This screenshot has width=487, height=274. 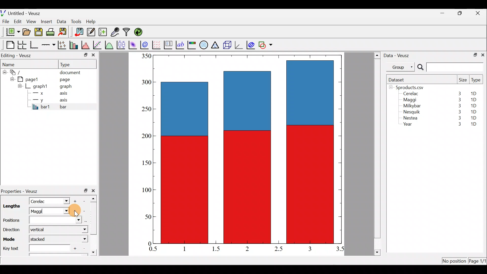 I want to click on Export to graphics format, so click(x=64, y=32).